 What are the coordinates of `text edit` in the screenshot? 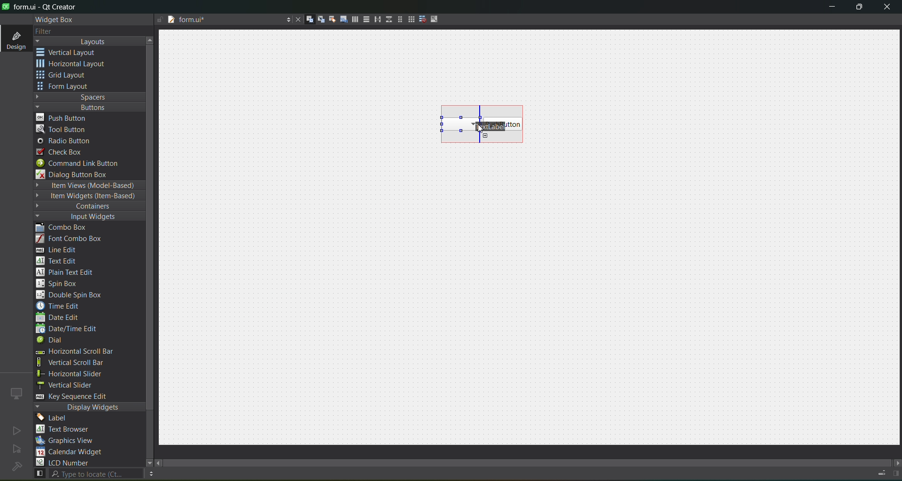 It's located at (59, 260).